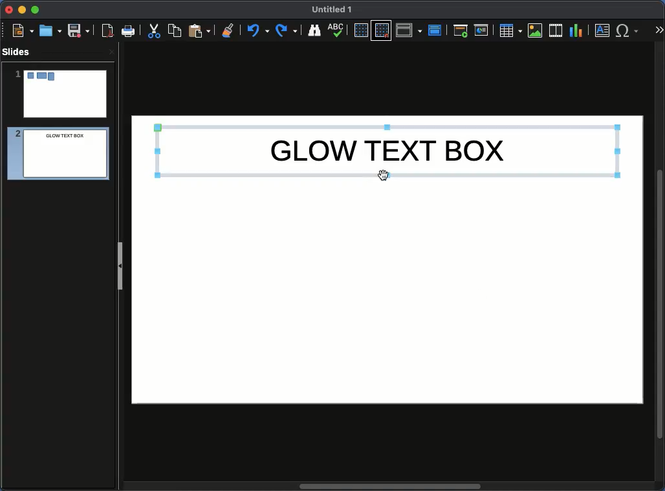 The height and width of the screenshot is (491, 665). Describe the element at coordinates (80, 30) in the screenshot. I see `Save` at that location.